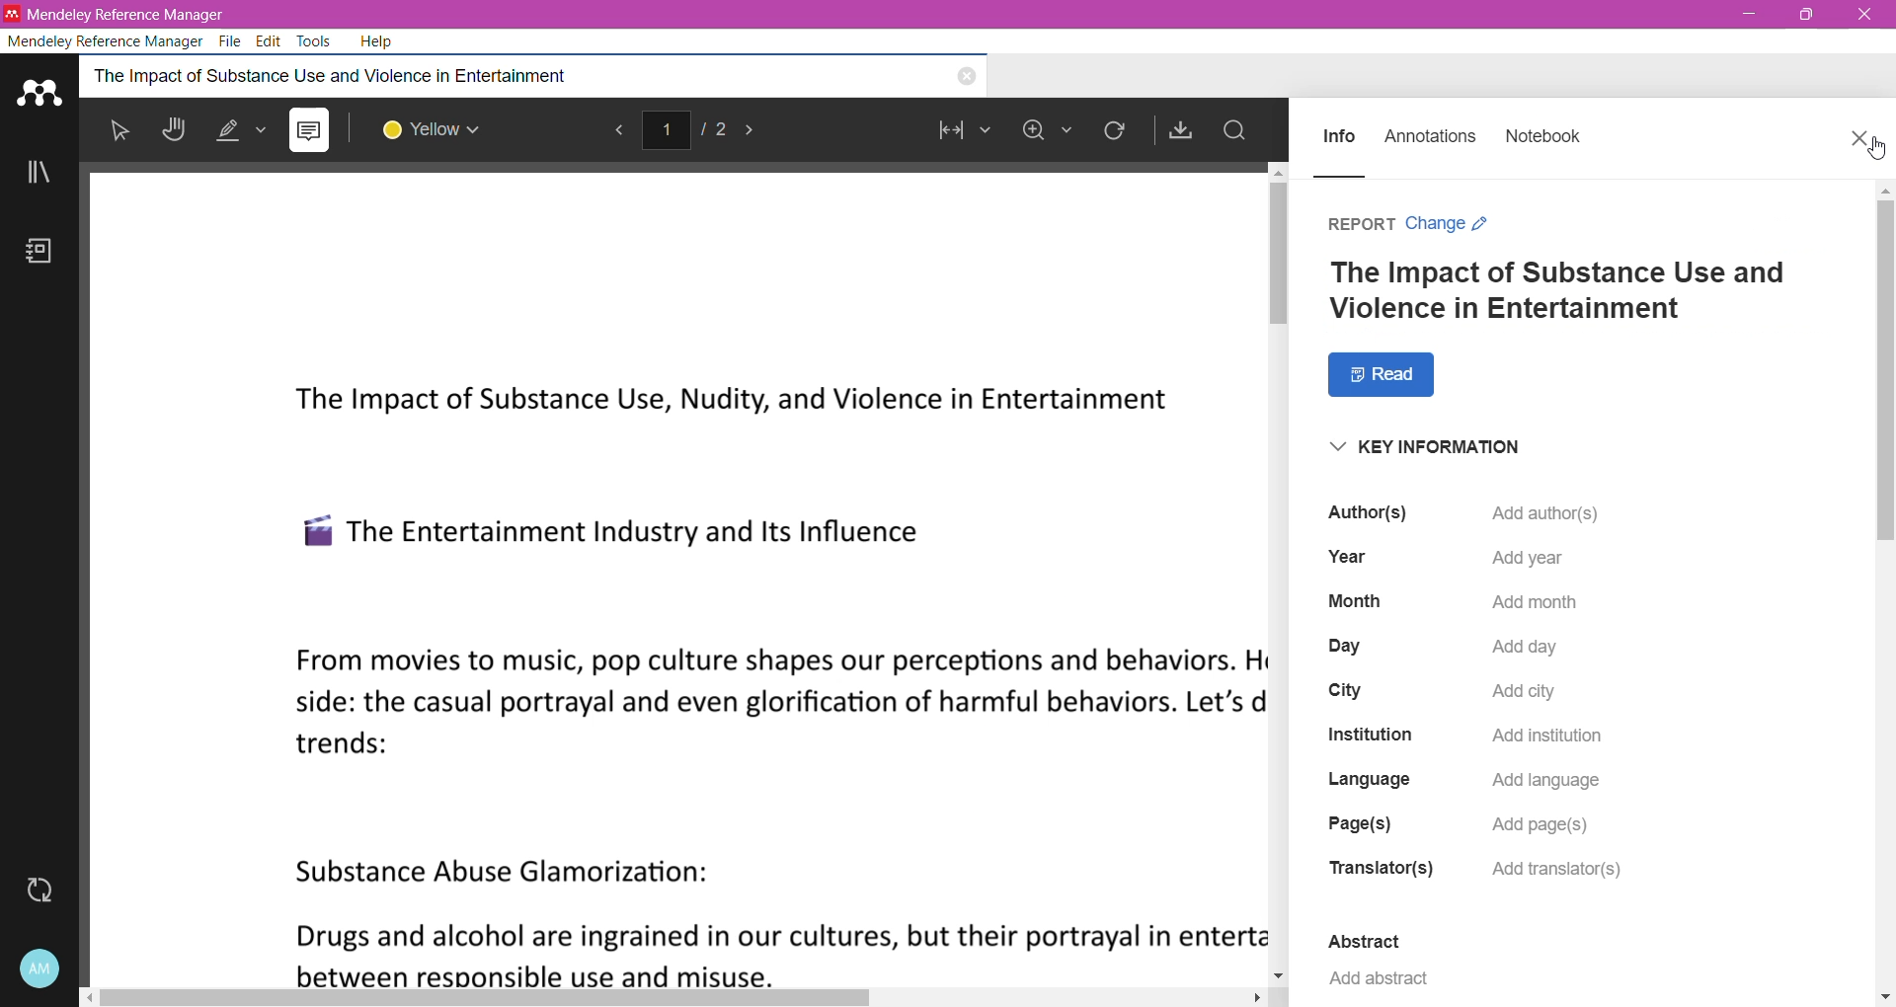 This screenshot has width=1896, height=1007. What do you see at coordinates (960, 133) in the screenshot?
I see `Set Page View Mode` at bounding box center [960, 133].